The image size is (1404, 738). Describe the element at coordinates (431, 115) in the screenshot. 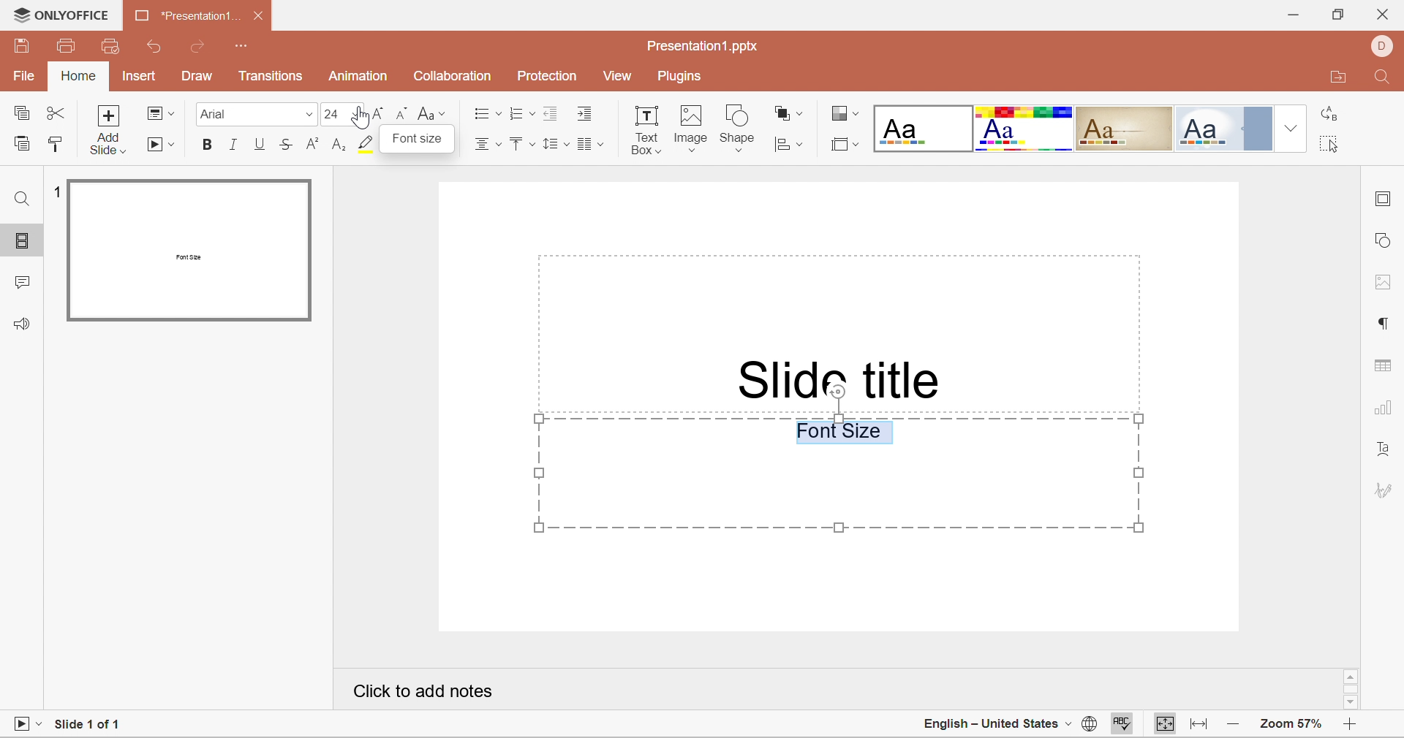

I see `Change case` at that location.